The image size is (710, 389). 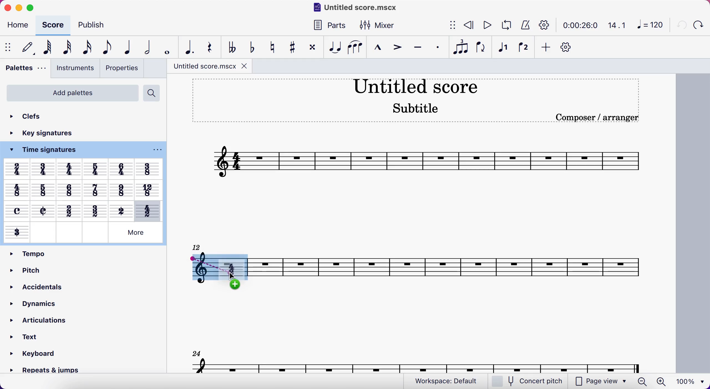 I want to click on rewind, so click(x=466, y=26).